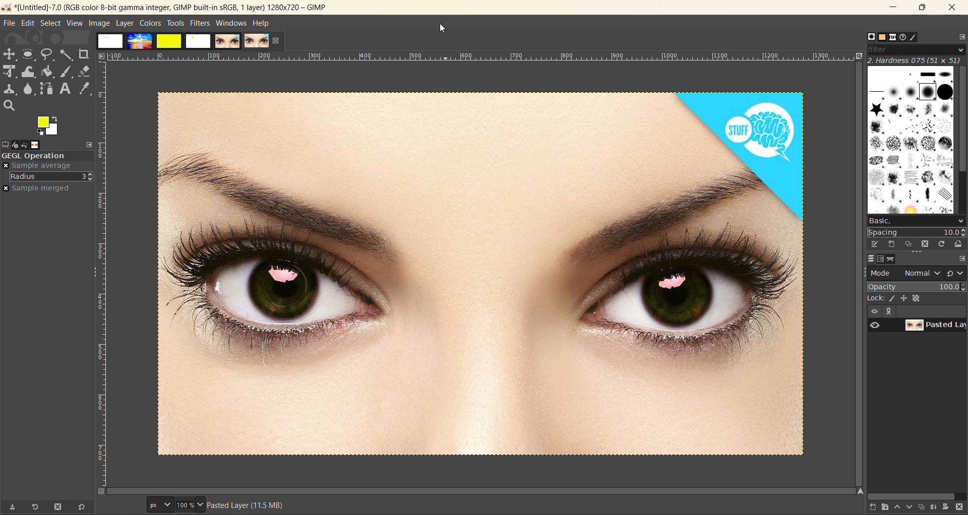 The image size is (968, 515). What do you see at coordinates (917, 287) in the screenshot?
I see `opacity` at bounding box center [917, 287].